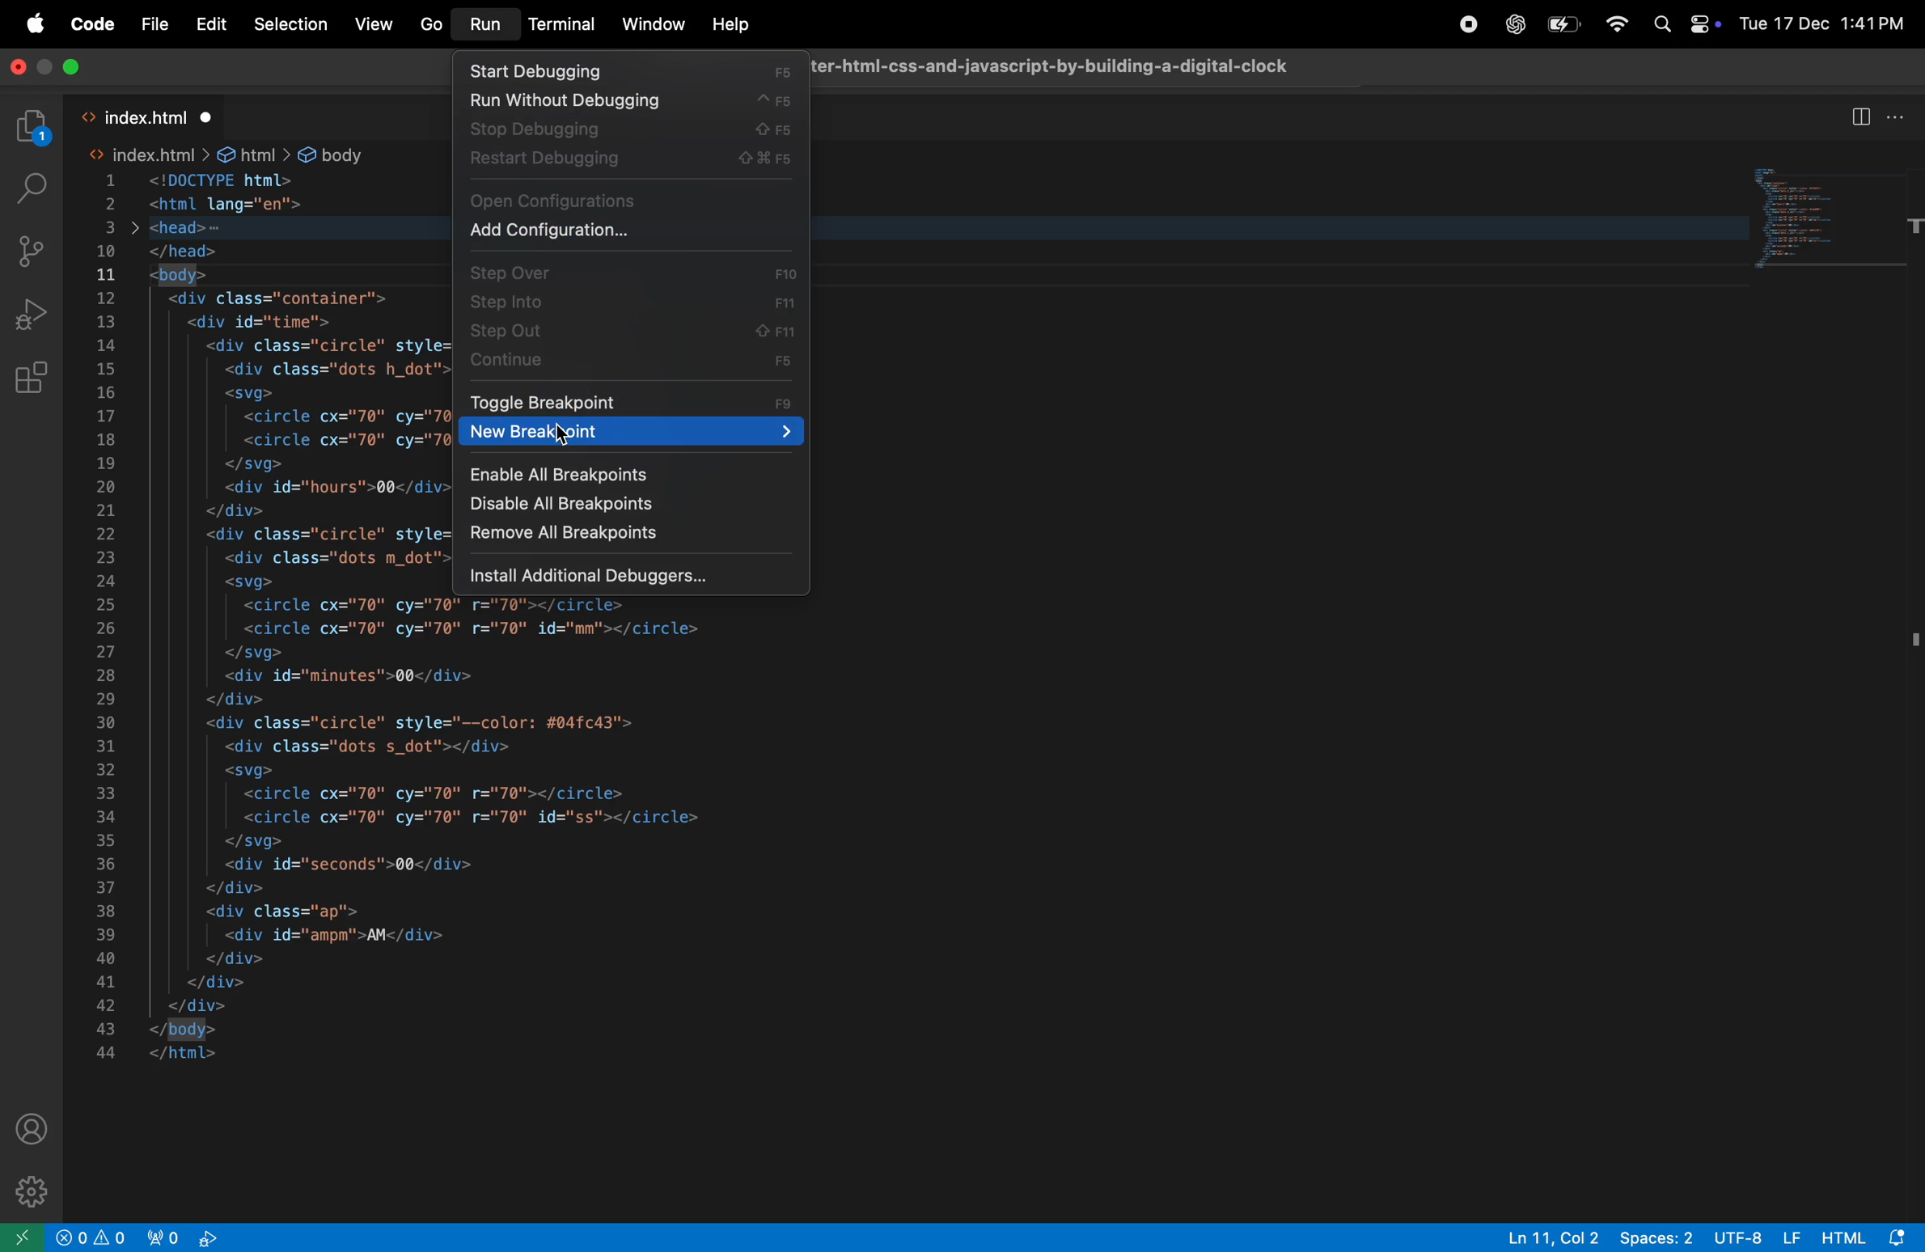  I want to click on terminal, so click(562, 24).